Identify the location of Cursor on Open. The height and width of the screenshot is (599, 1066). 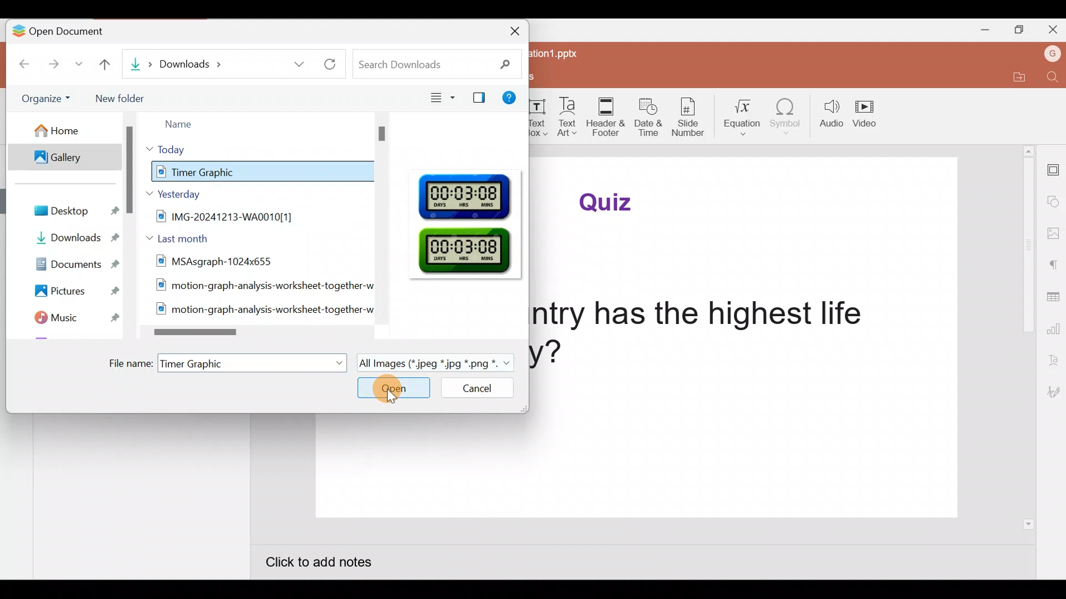
(390, 390).